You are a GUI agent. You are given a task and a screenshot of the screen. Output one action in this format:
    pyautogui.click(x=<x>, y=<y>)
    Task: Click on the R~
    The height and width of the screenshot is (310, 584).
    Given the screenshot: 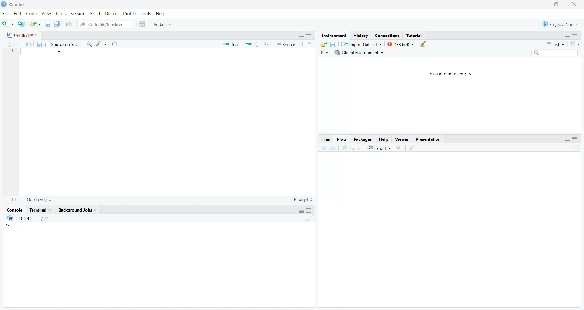 What is the action you would take?
    pyautogui.click(x=324, y=53)
    